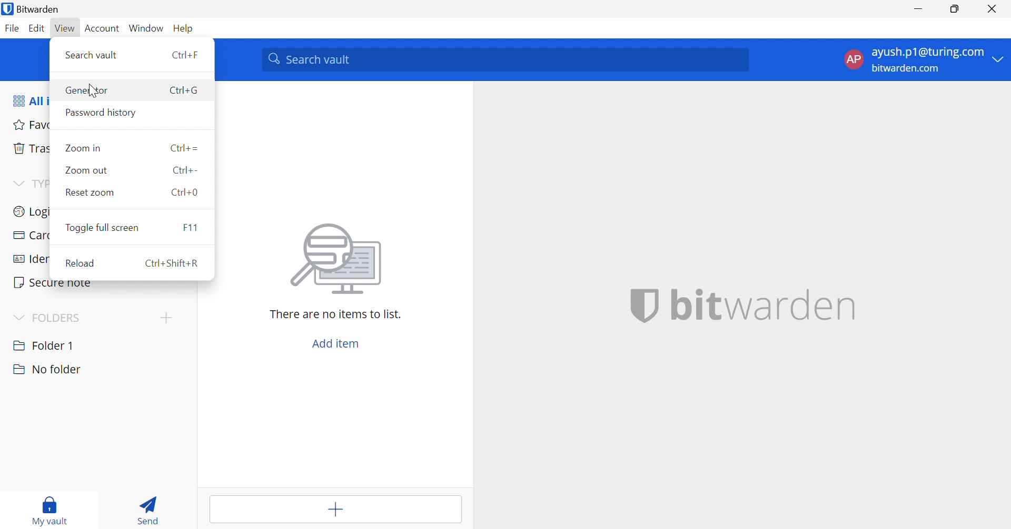  Describe the element at coordinates (643, 308) in the screenshot. I see `bitwarden logo` at that location.